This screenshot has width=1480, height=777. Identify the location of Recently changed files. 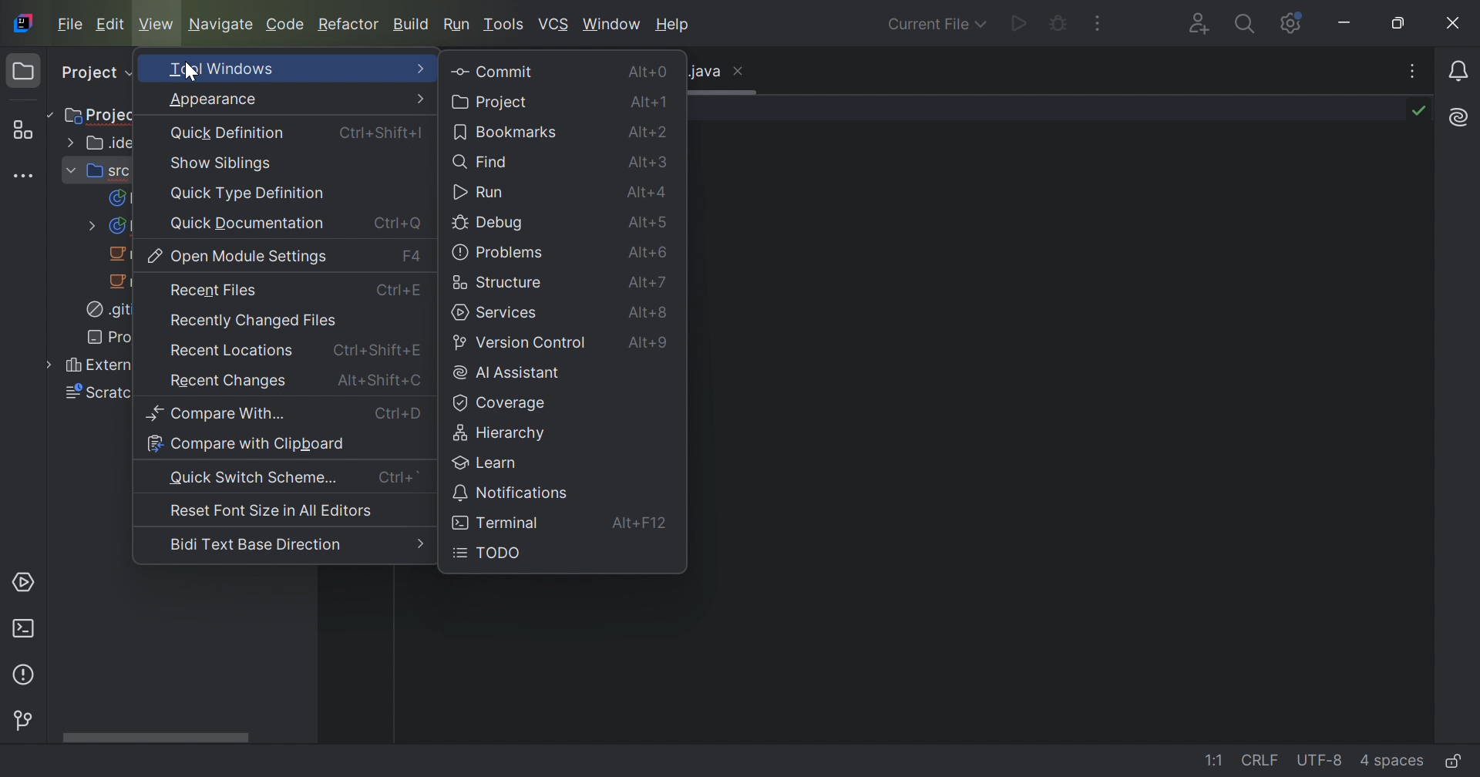
(253, 323).